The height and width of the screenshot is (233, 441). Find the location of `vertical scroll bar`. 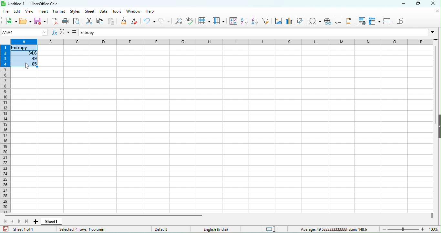

vertical scroll bar is located at coordinates (437, 76).